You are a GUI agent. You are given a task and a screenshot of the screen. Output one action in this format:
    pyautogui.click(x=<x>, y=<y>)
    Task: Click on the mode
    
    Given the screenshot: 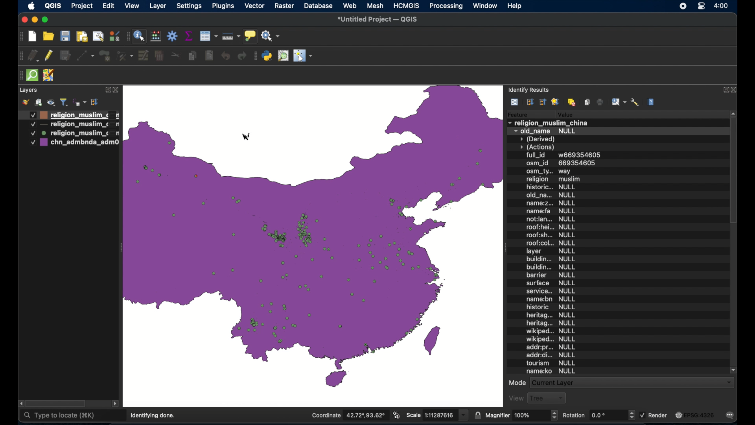 What is the action you would take?
    pyautogui.click(x=517, y=383)
    